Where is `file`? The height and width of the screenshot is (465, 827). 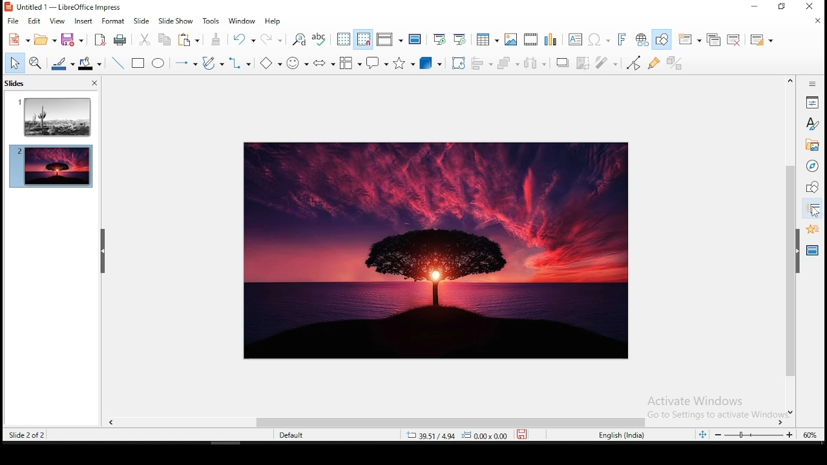
file is located at coordinates (13, 21).